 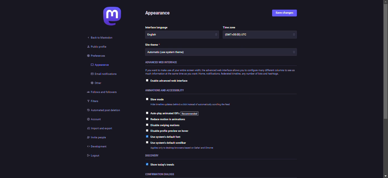 What do you see at coordinates (146, 119) in the screenshot?
I see `click to select` at bounding box center [146, 119].